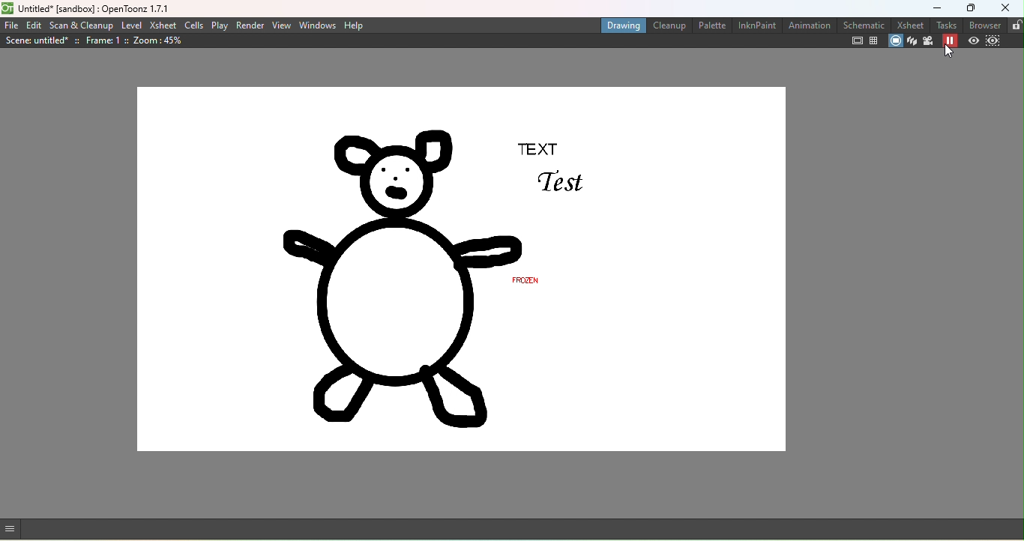  What do you see at coordinates (912, 41) in the screenshot?
I see `3D view` at bounding box center [912, 41].